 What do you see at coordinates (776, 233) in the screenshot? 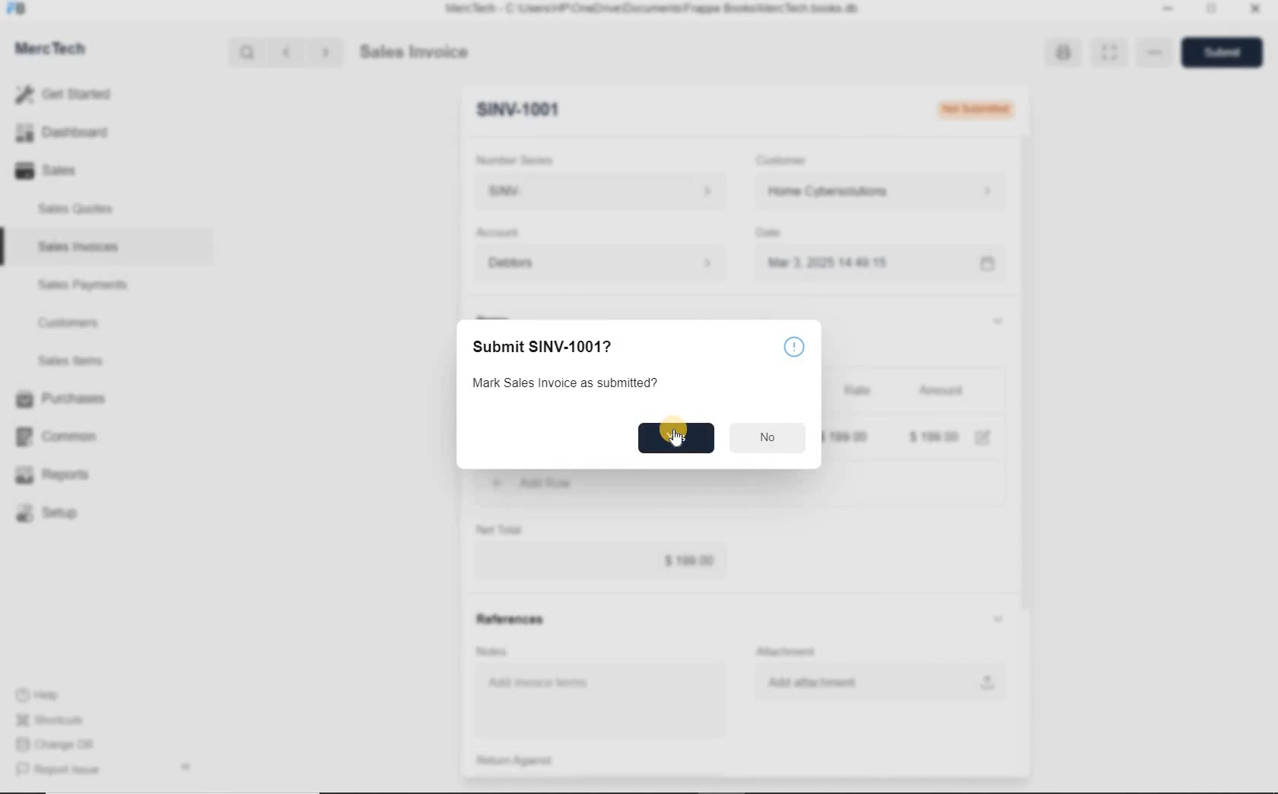
I see `Date` at bounding box center [776, 233].